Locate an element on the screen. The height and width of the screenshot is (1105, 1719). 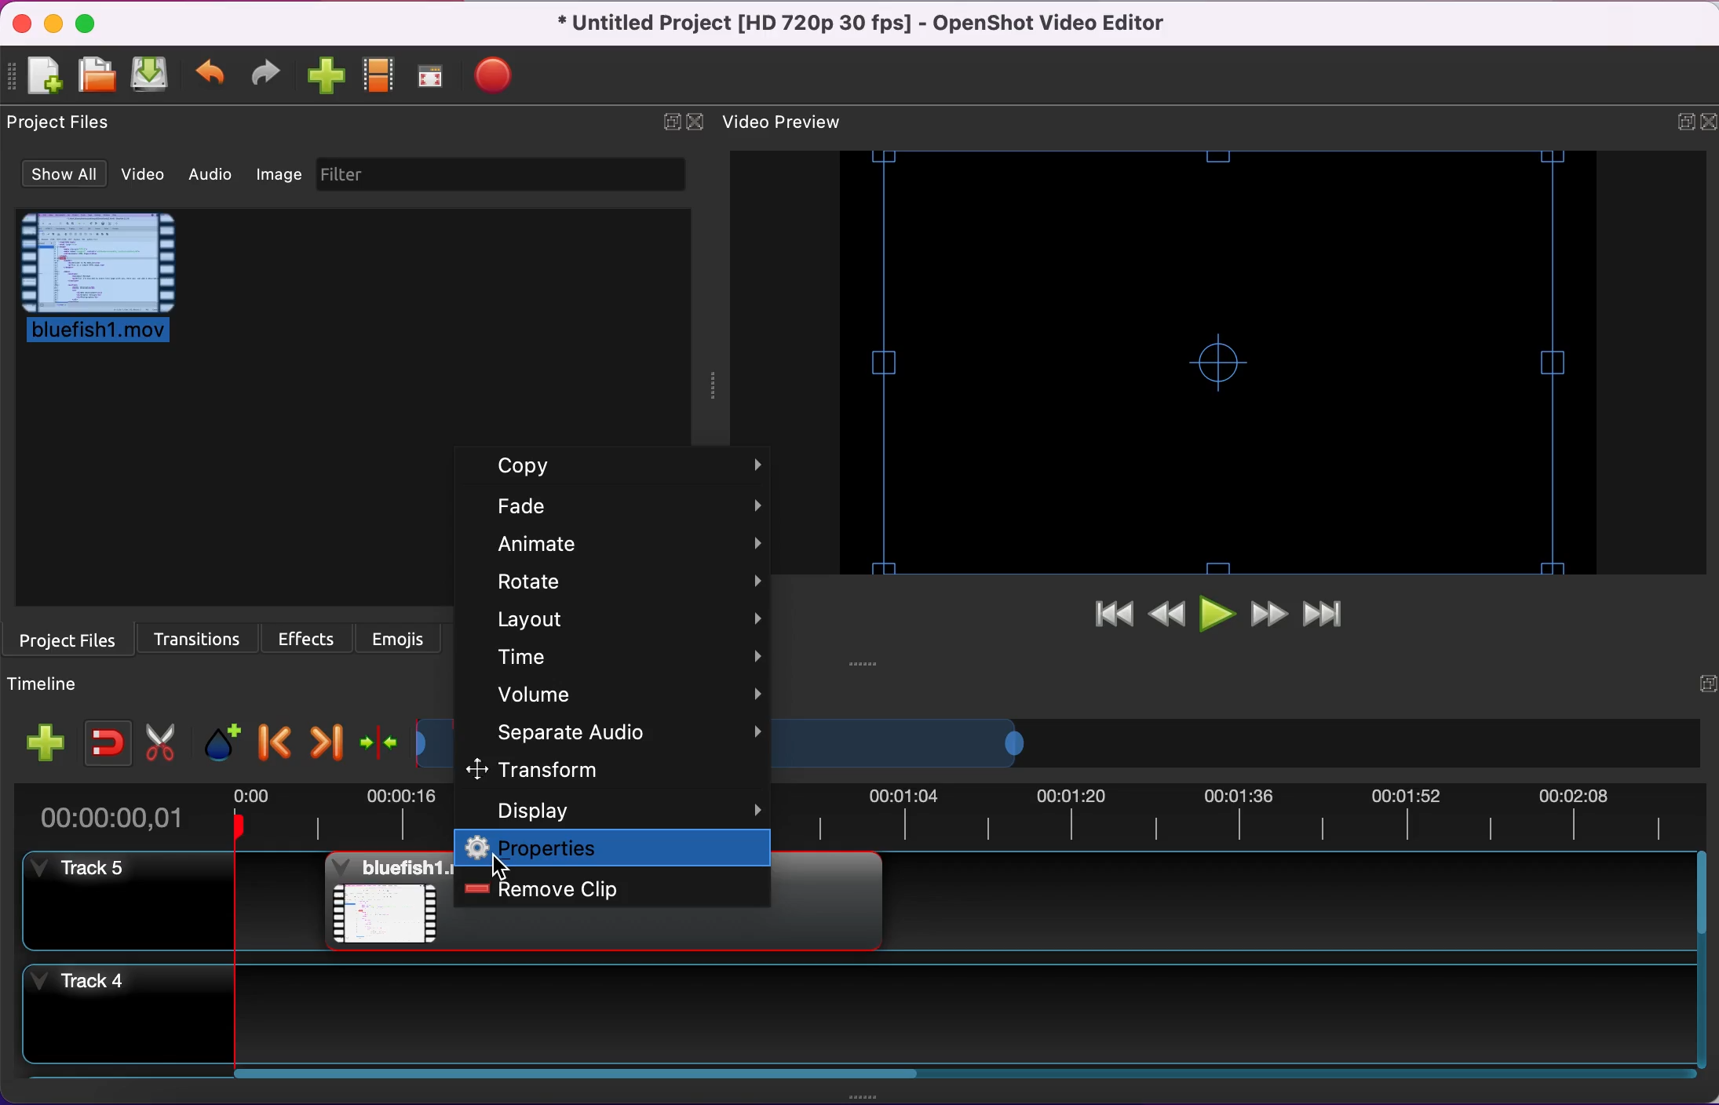
previous marker is located at coordinates (276, 743).